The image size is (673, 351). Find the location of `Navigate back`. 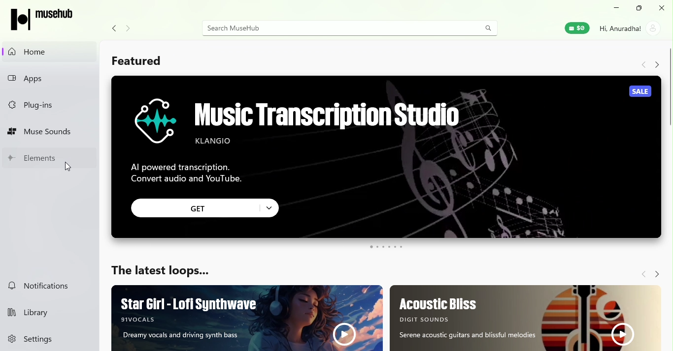

Navigate back is located at coordinates (641, 64).